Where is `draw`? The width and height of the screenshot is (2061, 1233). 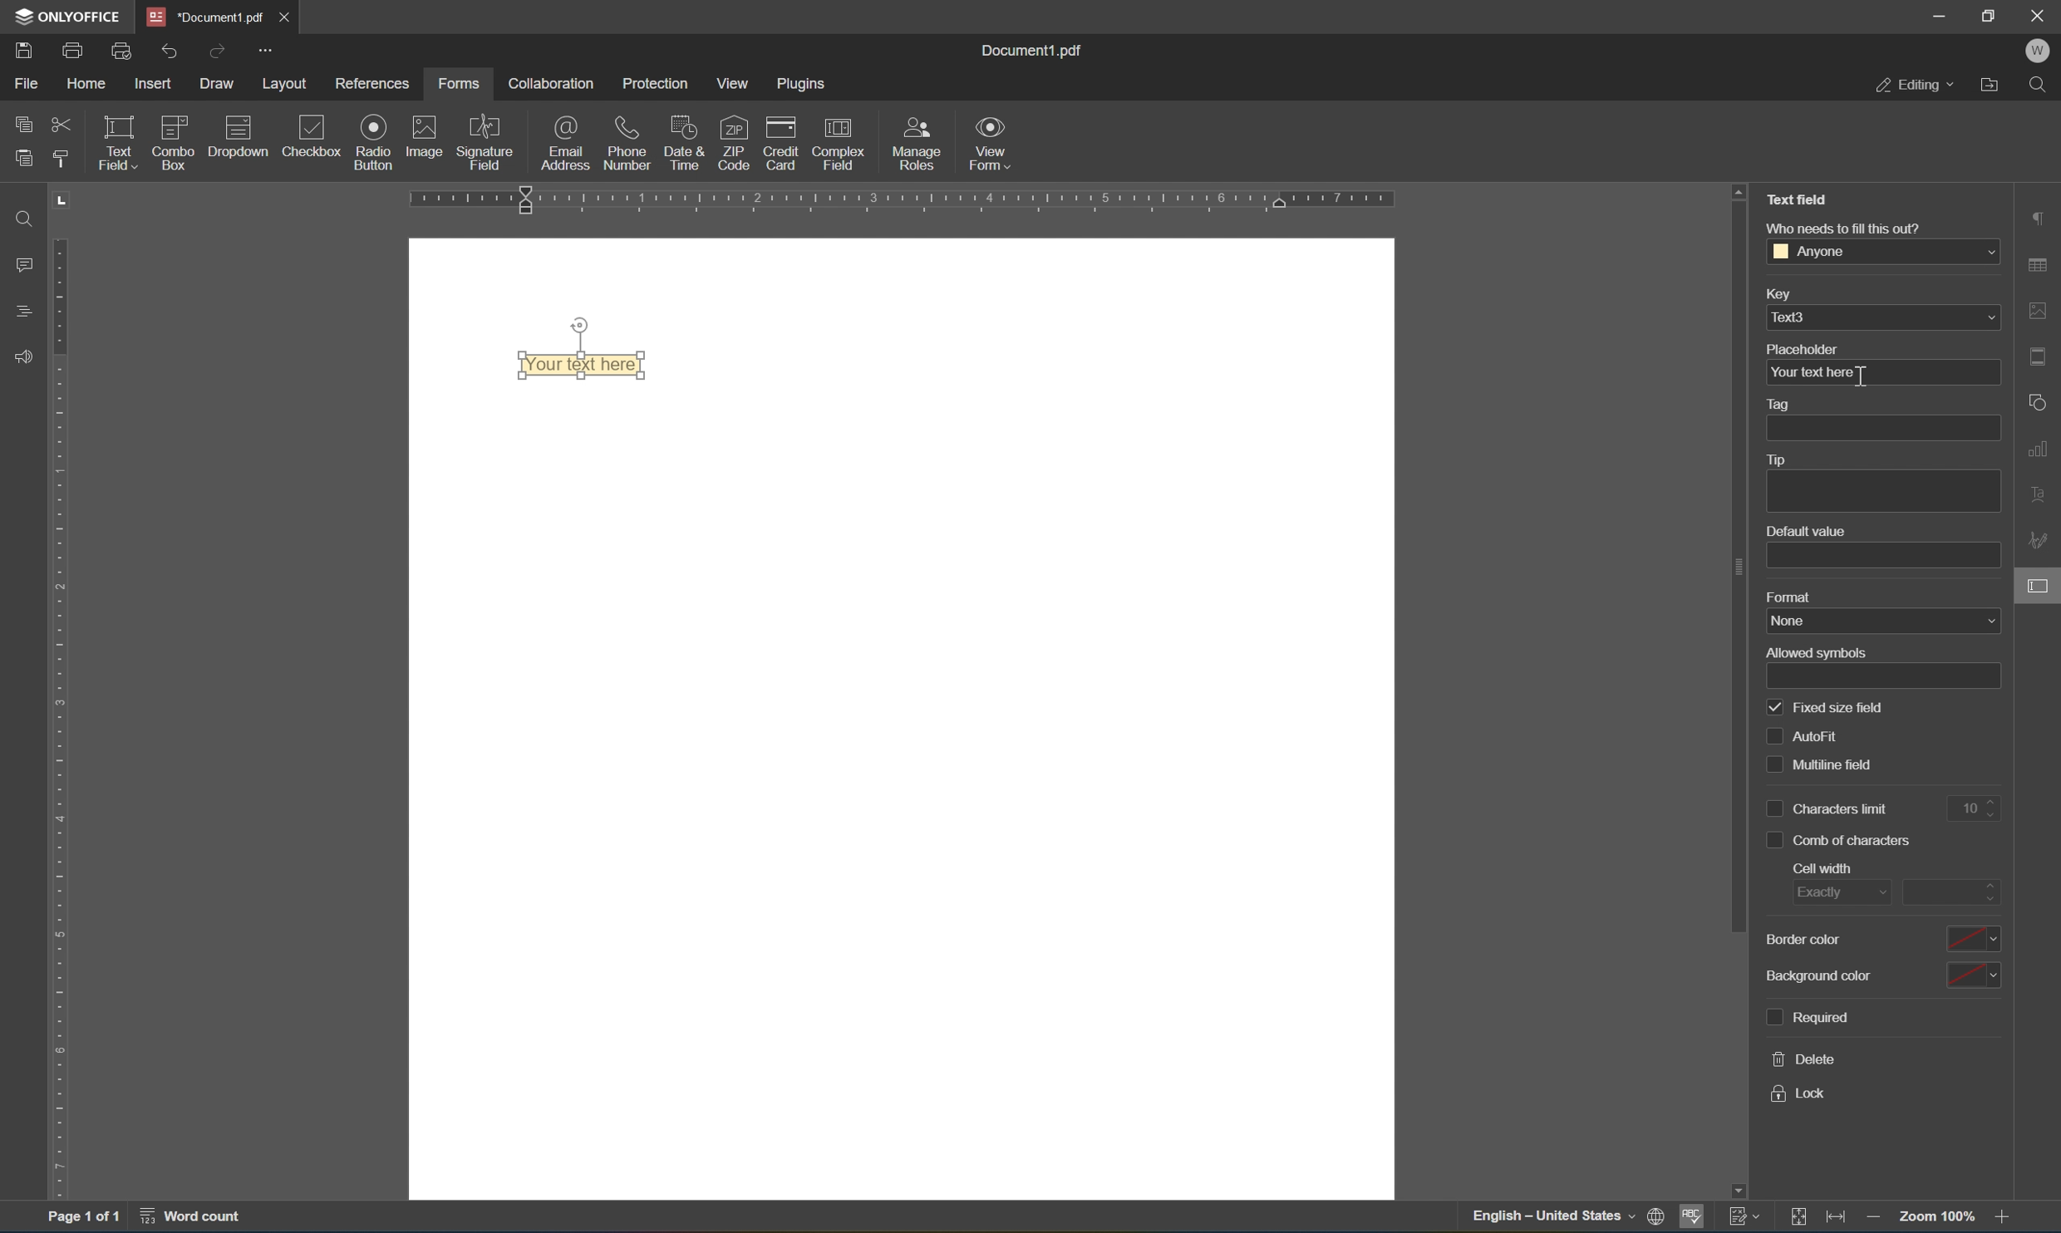
draw is located at coordinates (220, 79).